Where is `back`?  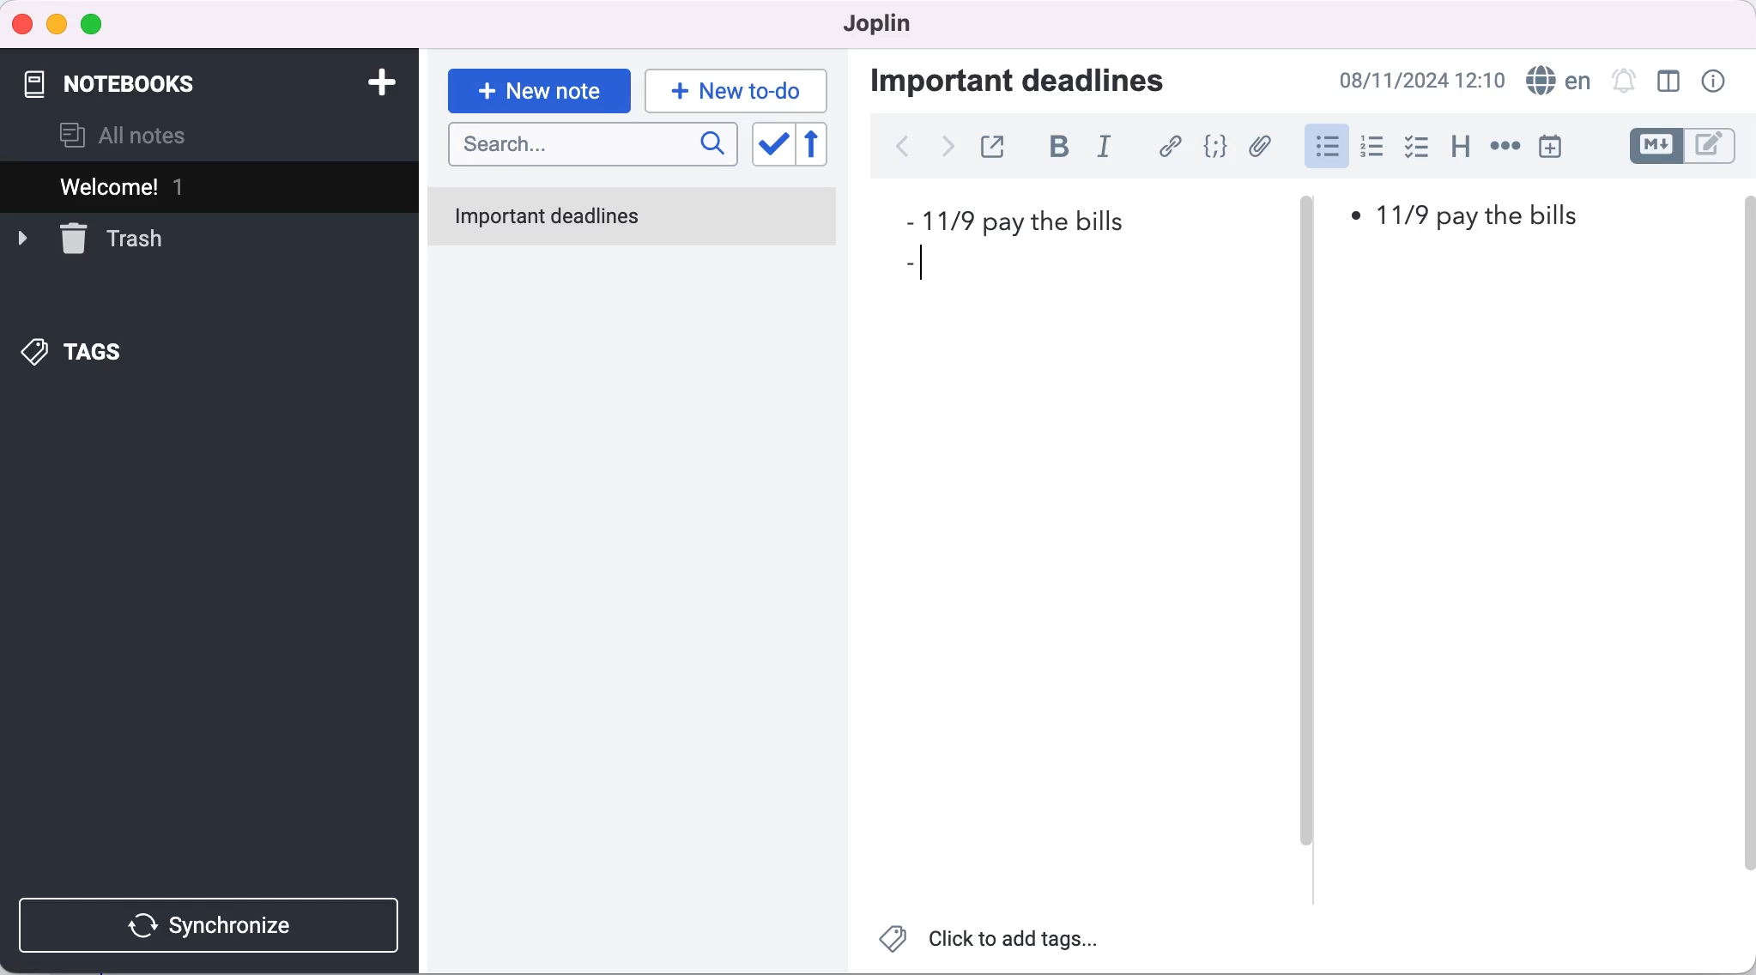 back is located at coordinates (905, 149).